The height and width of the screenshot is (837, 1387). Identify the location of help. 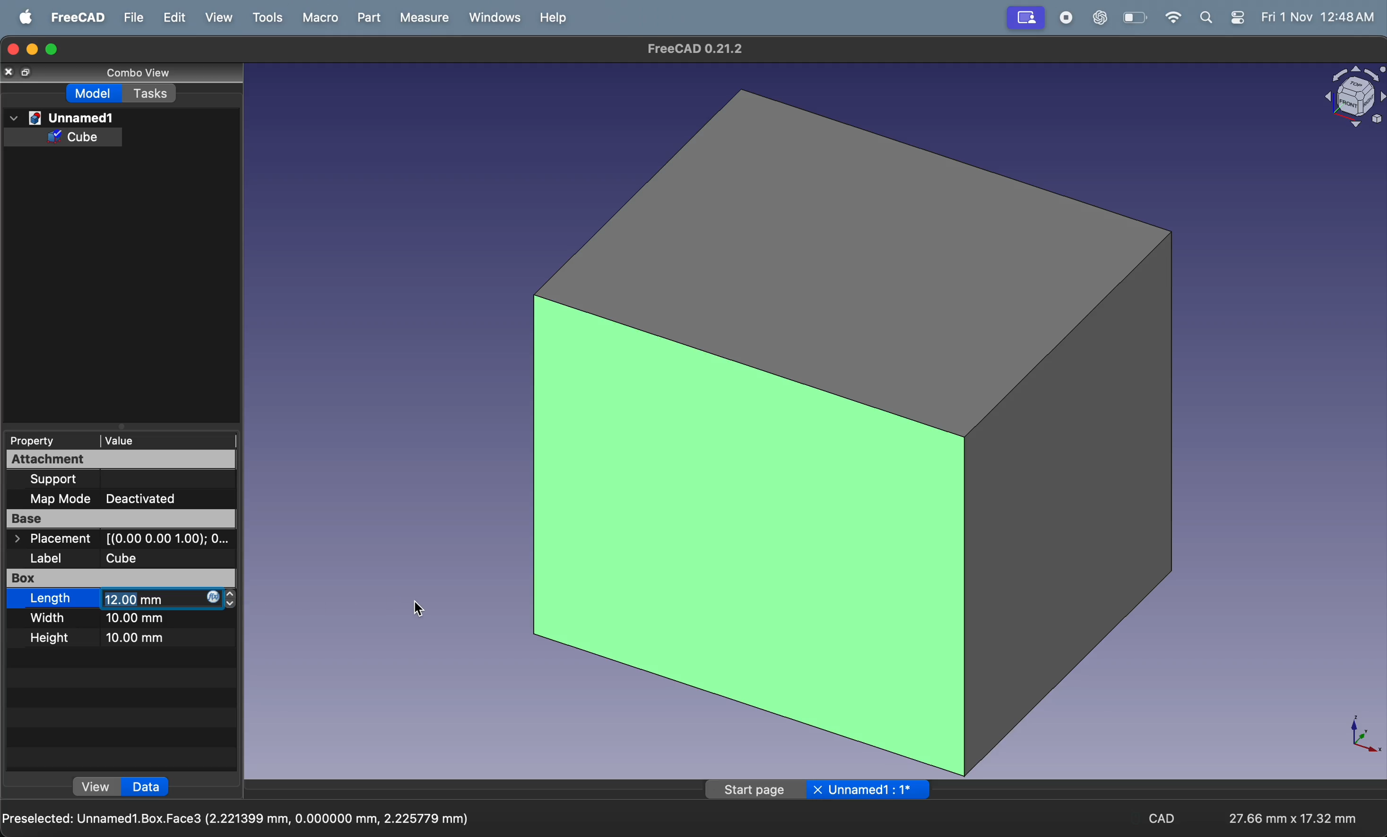
(551, 17).